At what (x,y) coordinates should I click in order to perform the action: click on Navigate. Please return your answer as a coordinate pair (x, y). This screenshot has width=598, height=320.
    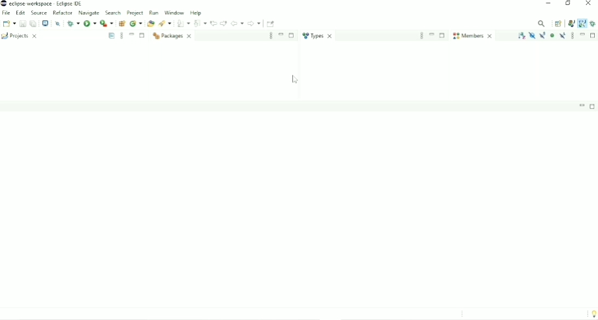
    Looking at the image, I should click on (89, 13).